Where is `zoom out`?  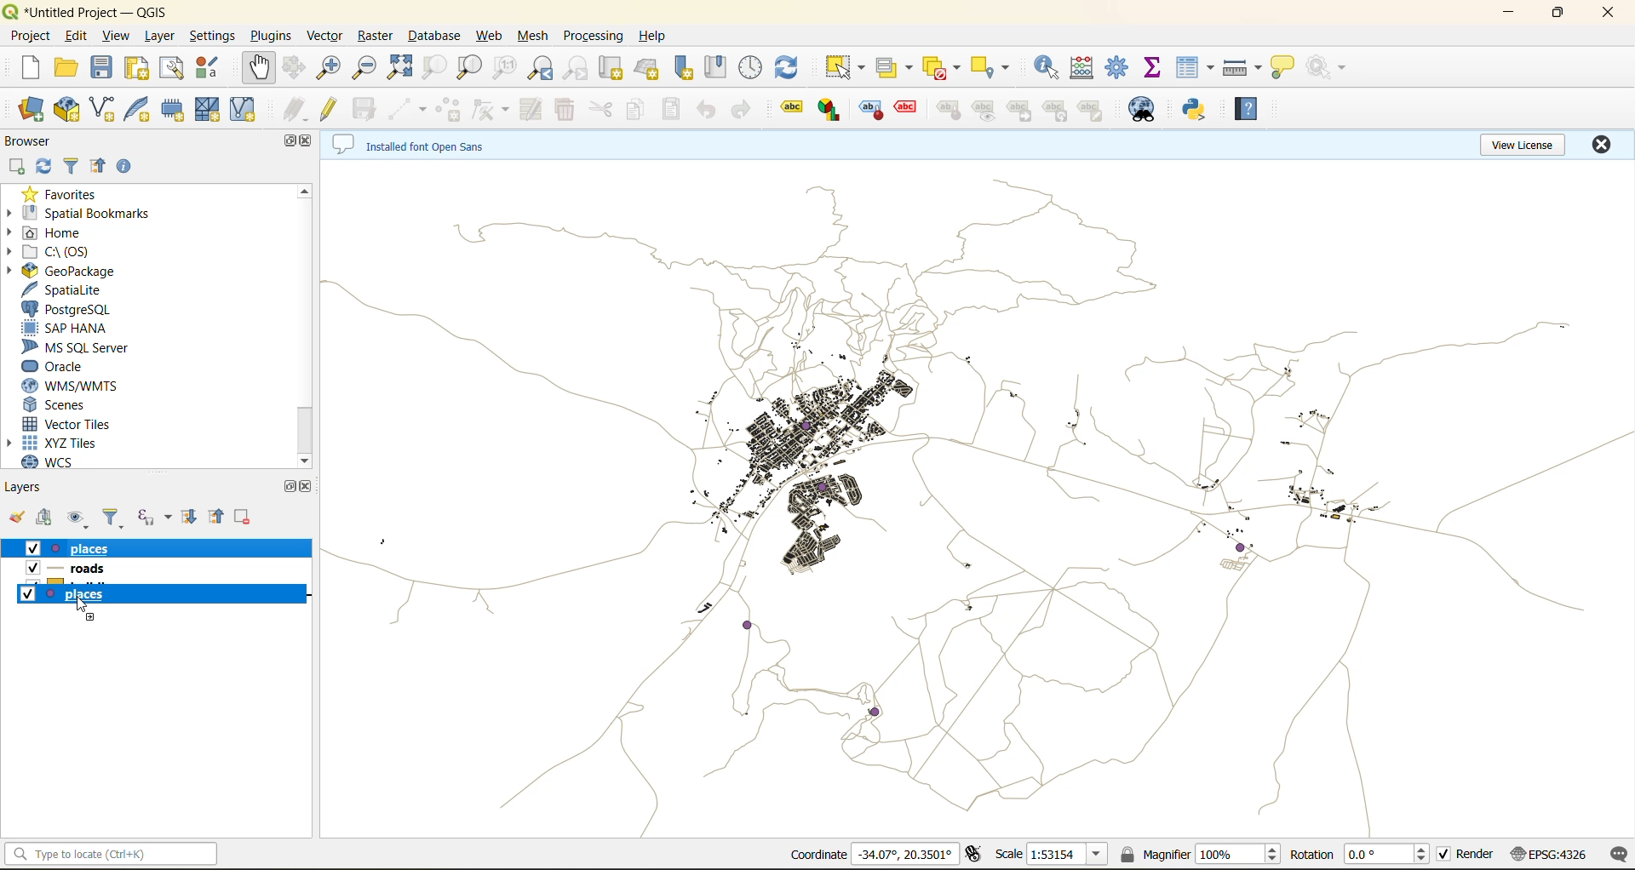
zoom out is located at coordinates (364, 71).